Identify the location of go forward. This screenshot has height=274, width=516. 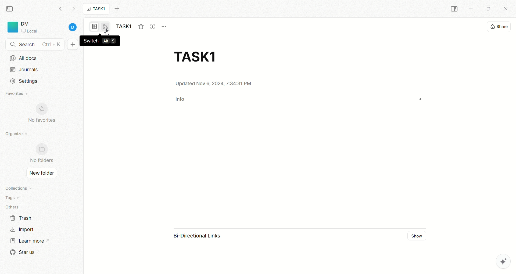
(73, 10).